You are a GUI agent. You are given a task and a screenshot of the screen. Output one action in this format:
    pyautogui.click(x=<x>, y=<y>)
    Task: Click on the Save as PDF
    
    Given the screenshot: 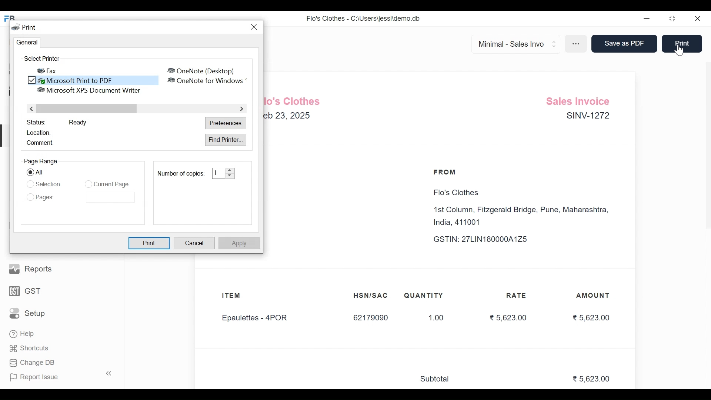 What is the action you would take?
    pyautogui.click(x=623, y=44)
    